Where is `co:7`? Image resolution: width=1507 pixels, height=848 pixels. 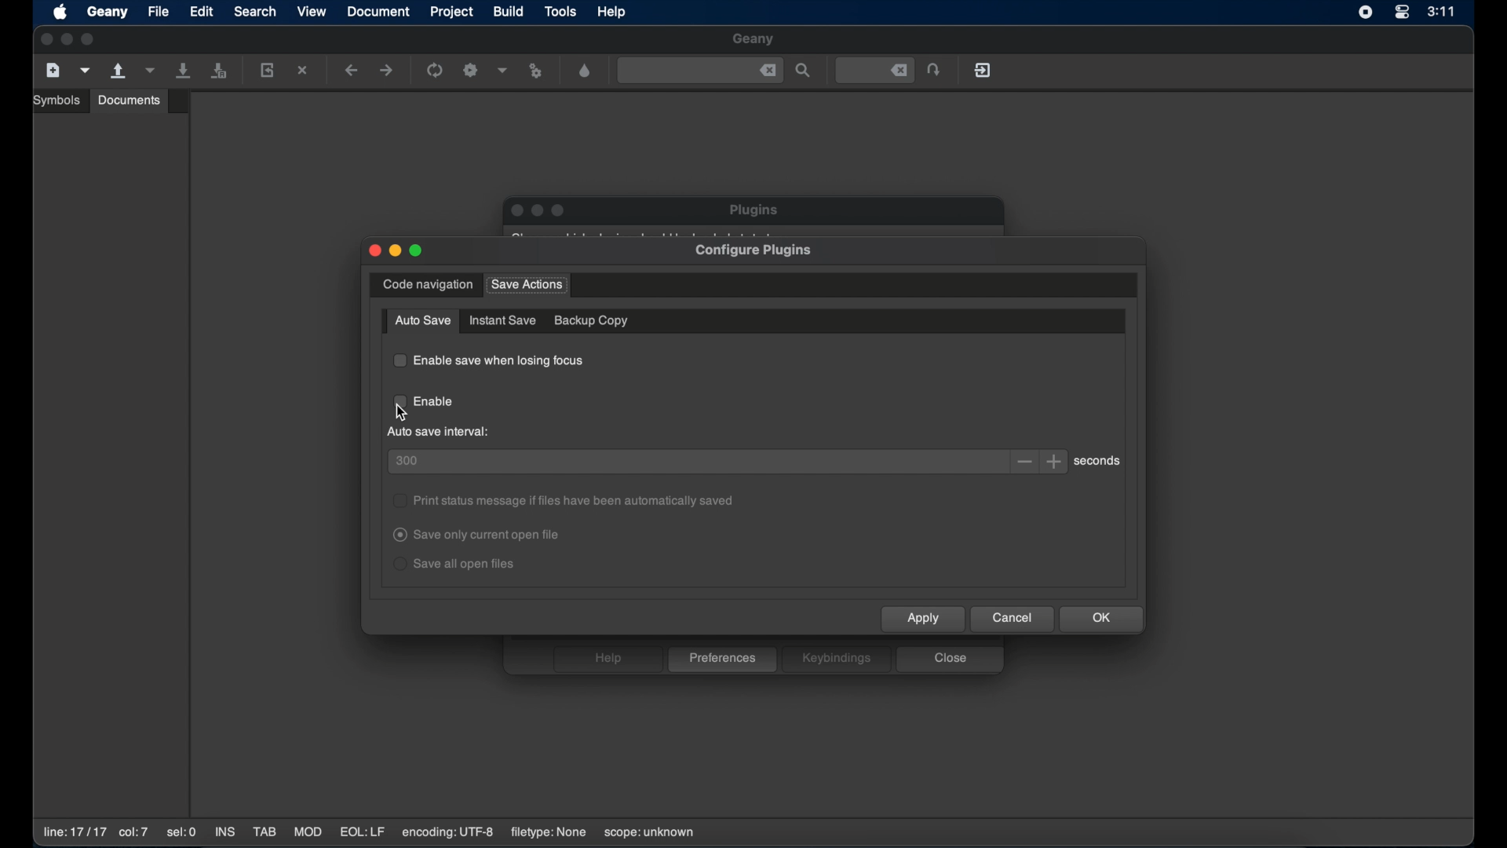
co:7 is located at coordinates (133, 833).